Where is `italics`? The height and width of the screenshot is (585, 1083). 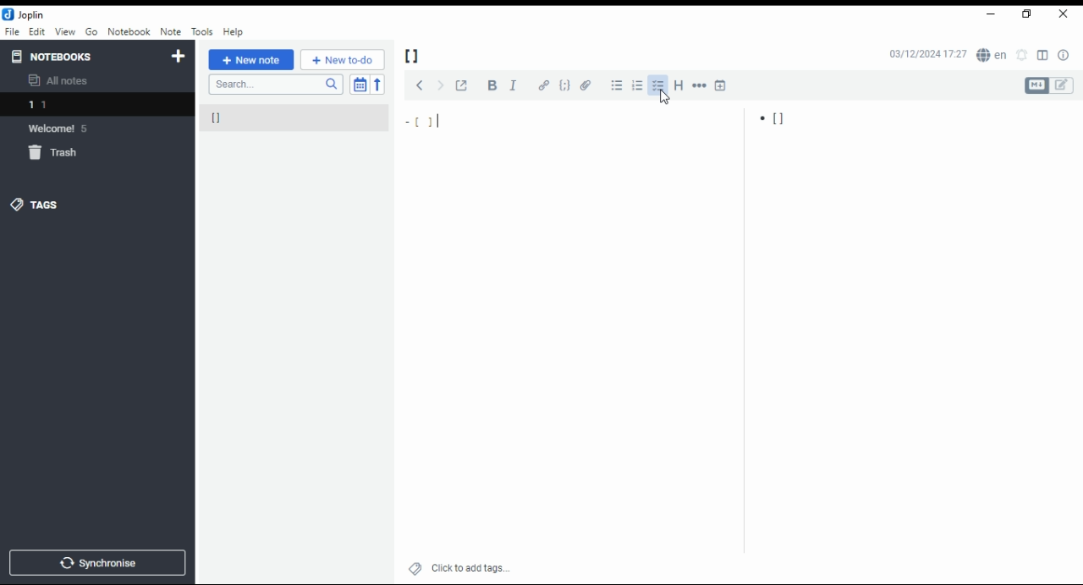
italics is located at coordinates (513, 85).